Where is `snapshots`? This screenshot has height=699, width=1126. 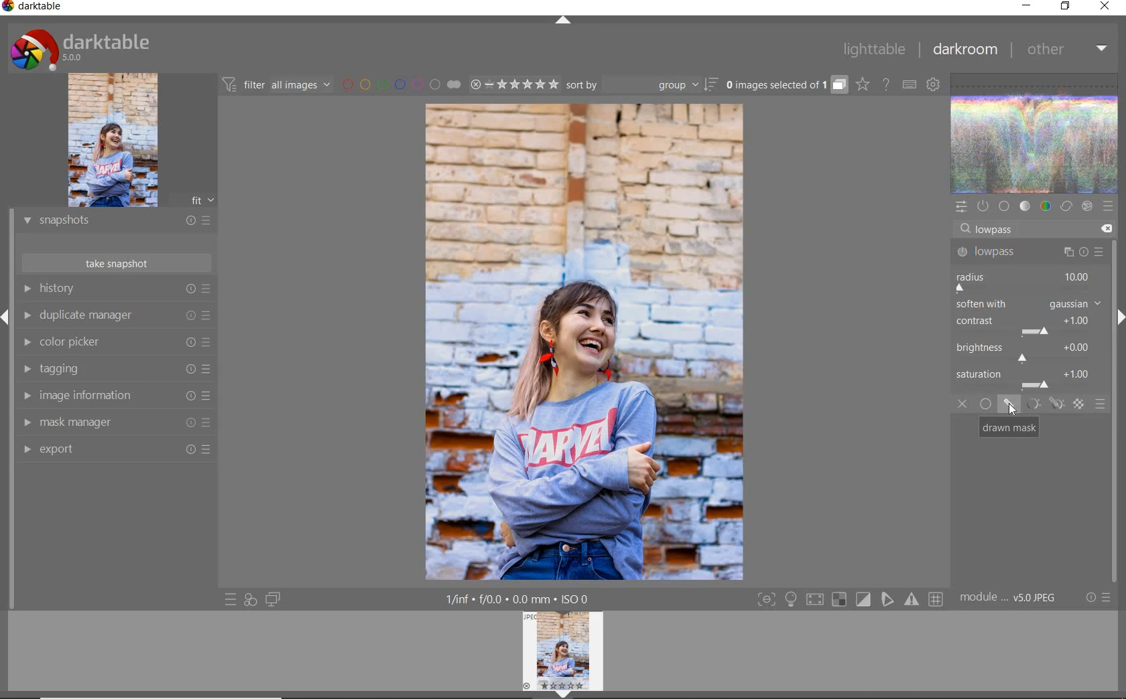 snapshots is located at coordinates (116, 223).